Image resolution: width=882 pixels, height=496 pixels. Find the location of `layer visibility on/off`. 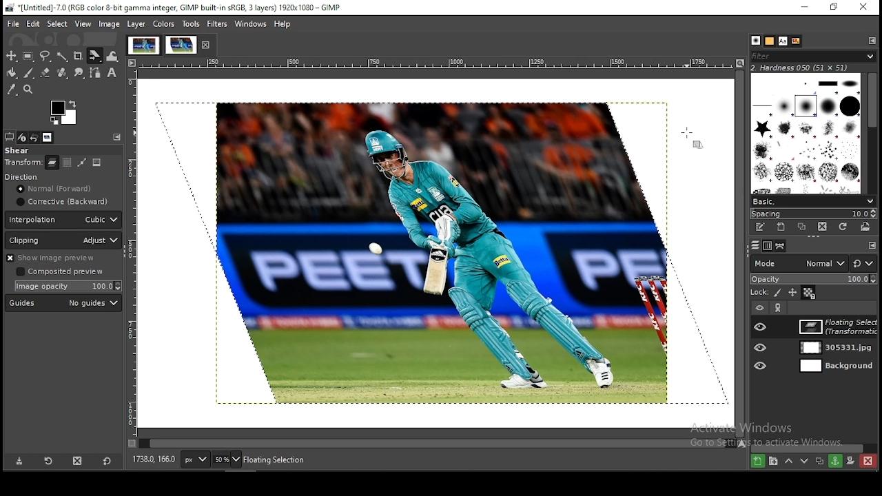

layer visibility on/off is located at coordinates (759, 326).